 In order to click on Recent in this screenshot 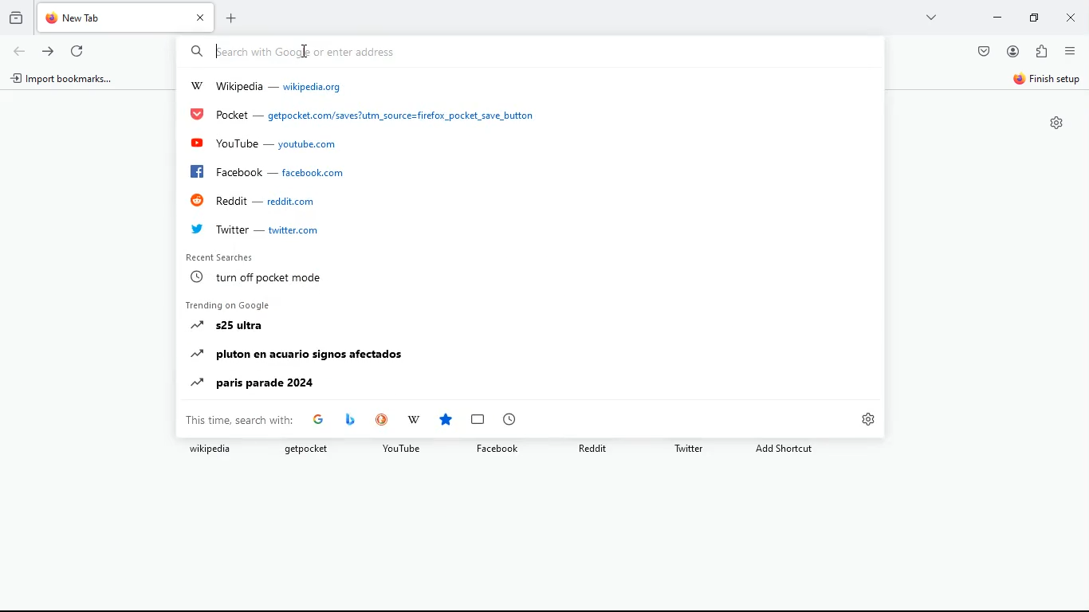, I will do `click(509, 418)`.